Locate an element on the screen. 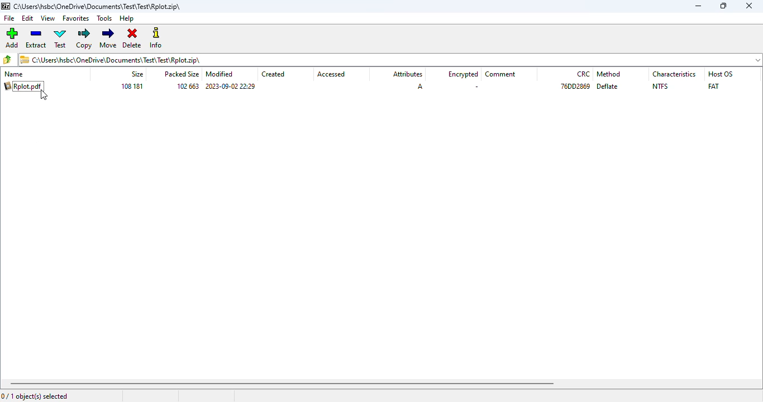  help is located at coordinates (127, 18).